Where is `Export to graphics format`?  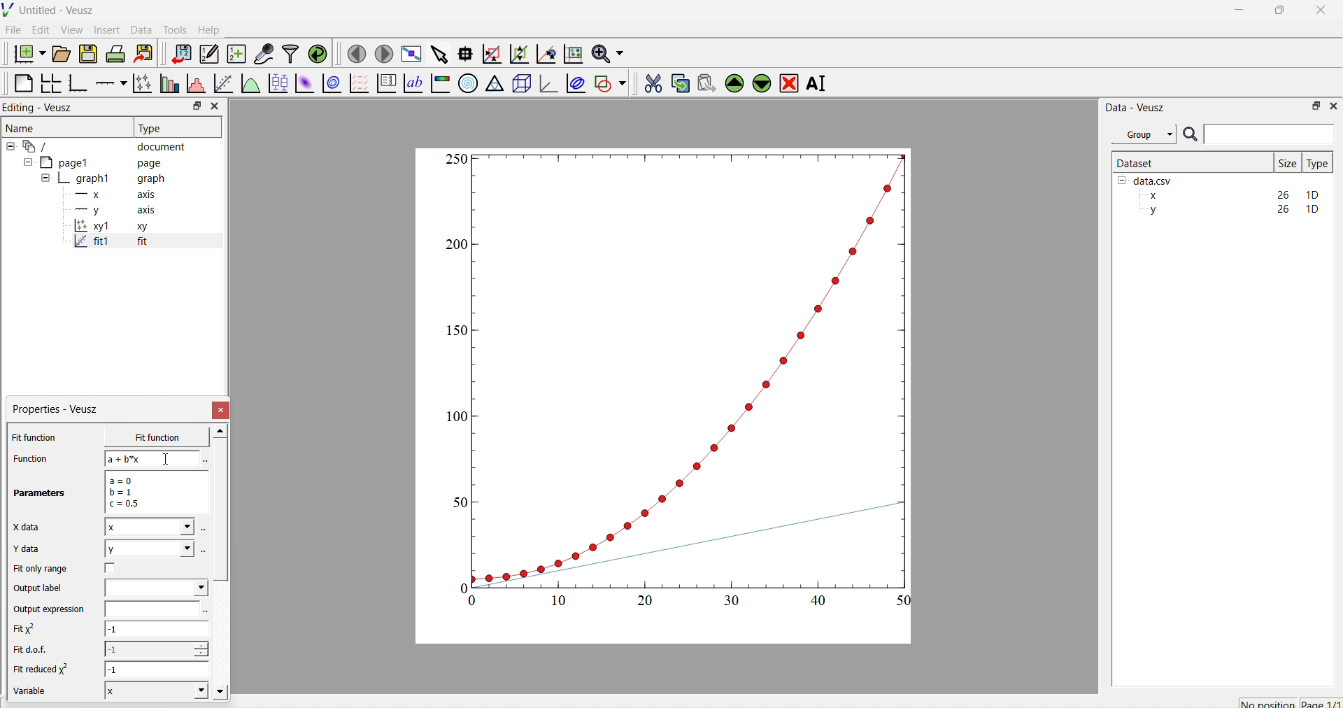
Export to graphics format is located at coordinates (143, 55).